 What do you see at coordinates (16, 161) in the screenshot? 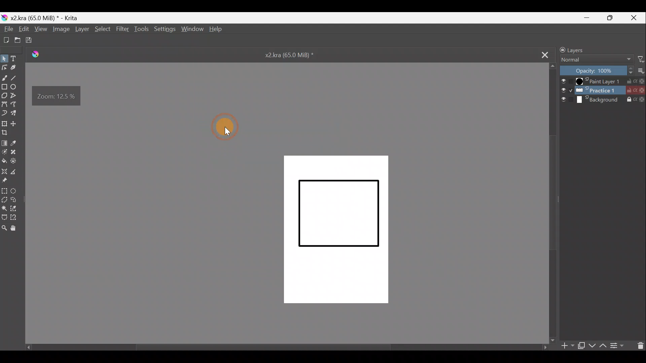
I see `Enclose & fill tool` at bounding box center [16, 161].